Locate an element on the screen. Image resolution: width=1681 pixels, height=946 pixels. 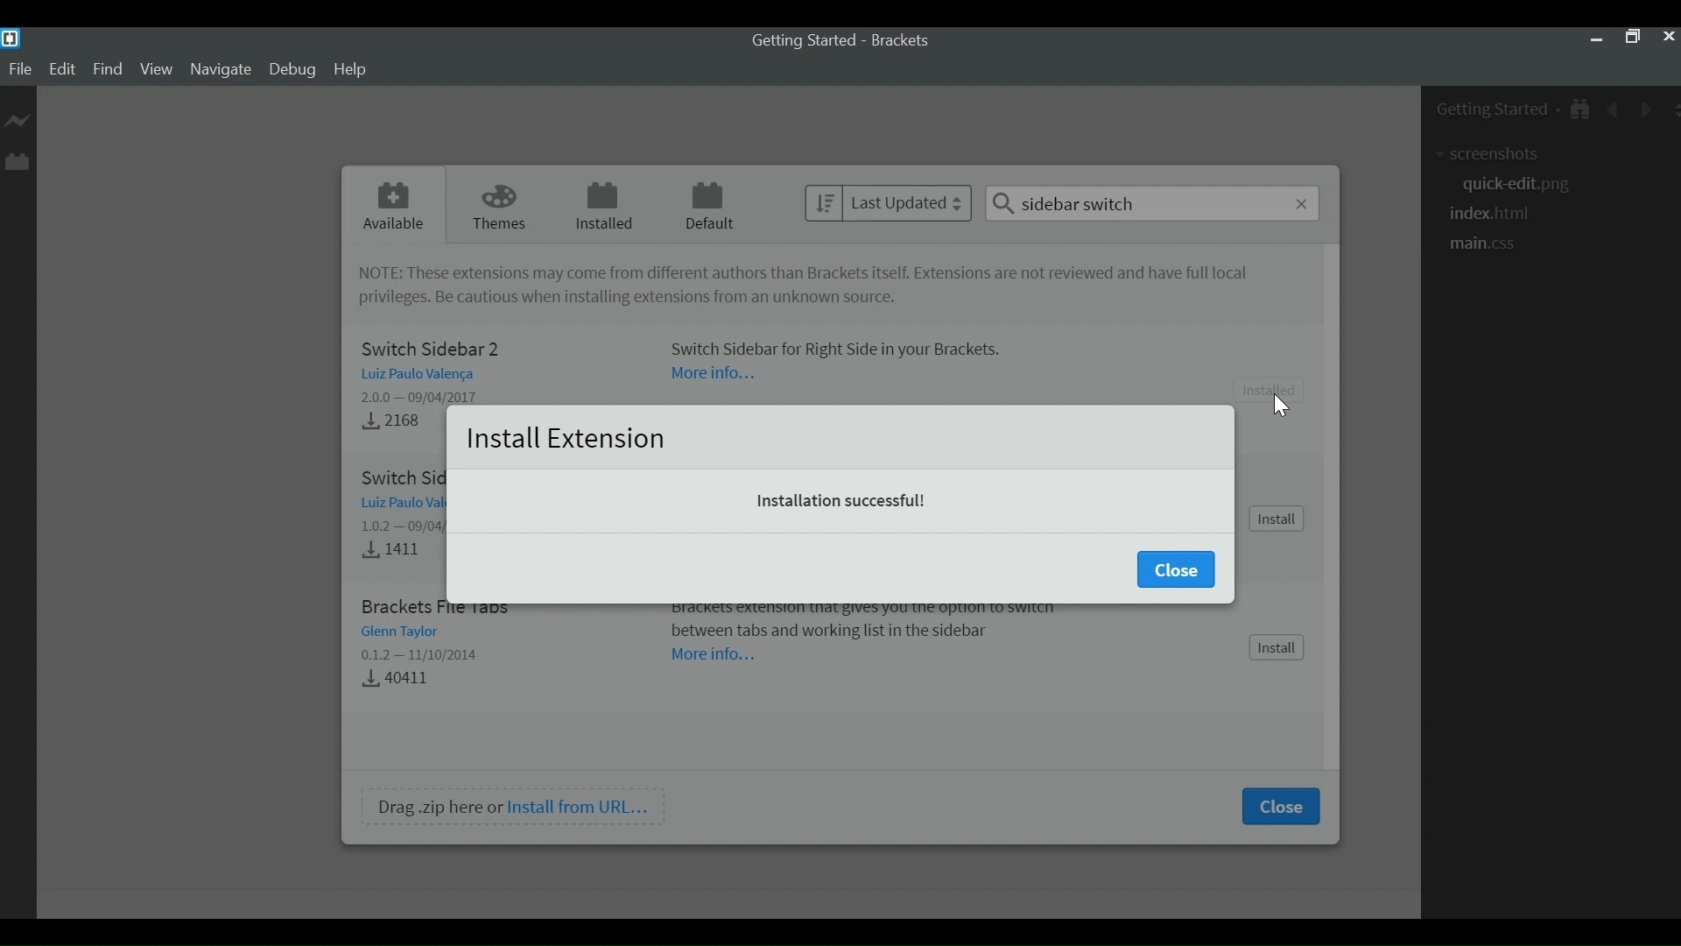
View is located at coordinates (157, 70).